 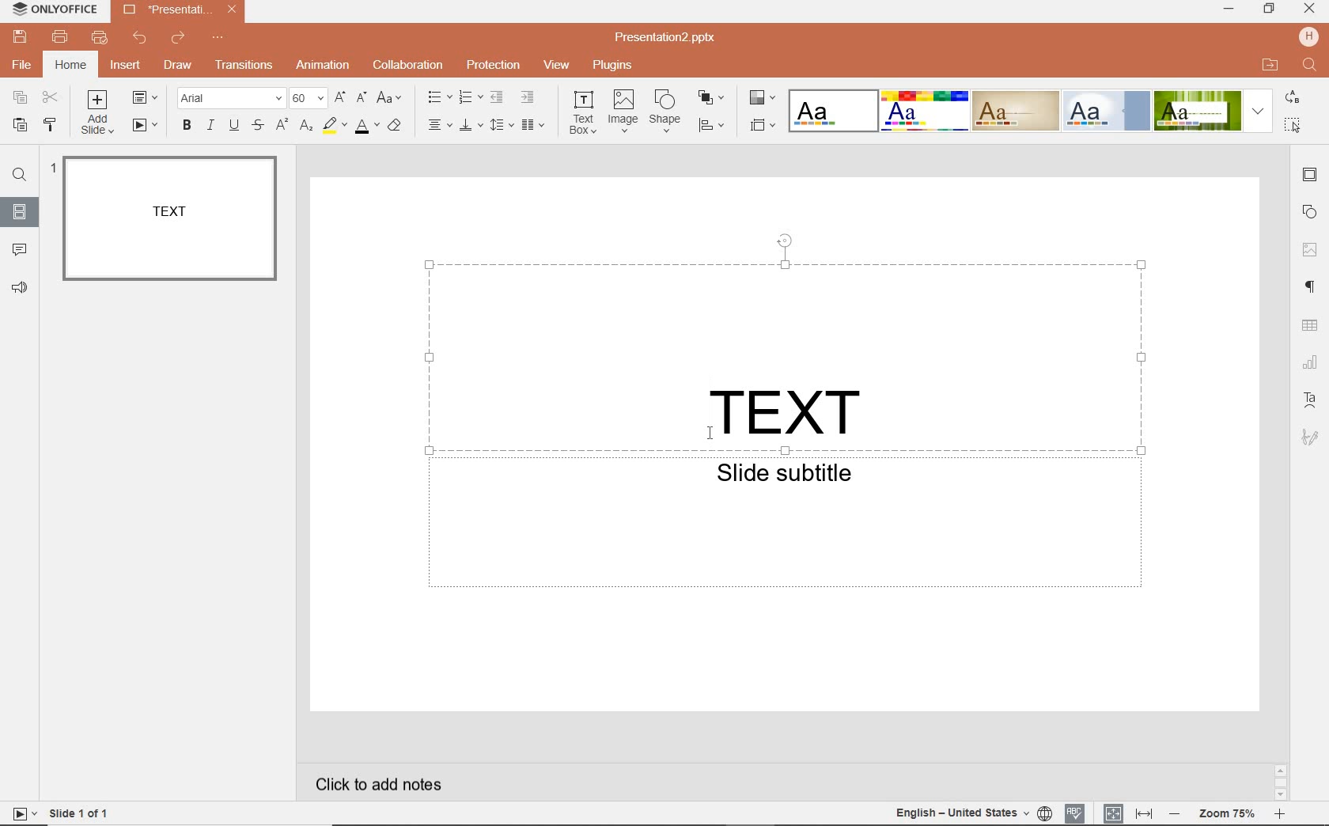 What do you see at coordinates (497, 99) in the screenshot?
I see `DECREASE INDENT` at bounding box center [497, 99].